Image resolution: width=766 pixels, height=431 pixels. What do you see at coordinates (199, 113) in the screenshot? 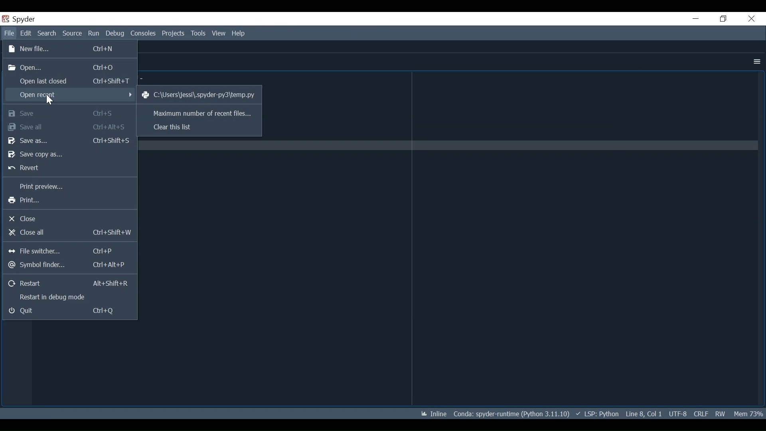
I see `Maximum number of recent files` at bounding box center [199, 113].